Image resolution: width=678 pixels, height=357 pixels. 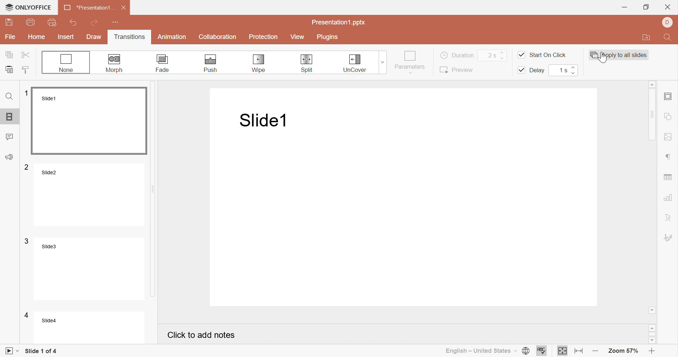 What do you see at coordinates (52, 22) in the screenshot?
I see `Quick print` at bounding box center [52, 22].